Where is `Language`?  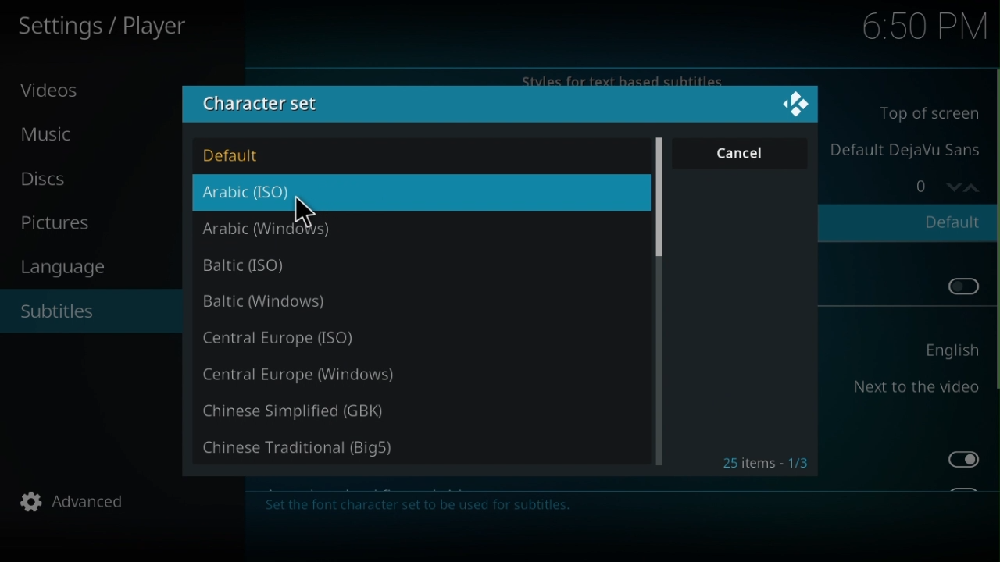
Language is located at coordinates (57, 266).